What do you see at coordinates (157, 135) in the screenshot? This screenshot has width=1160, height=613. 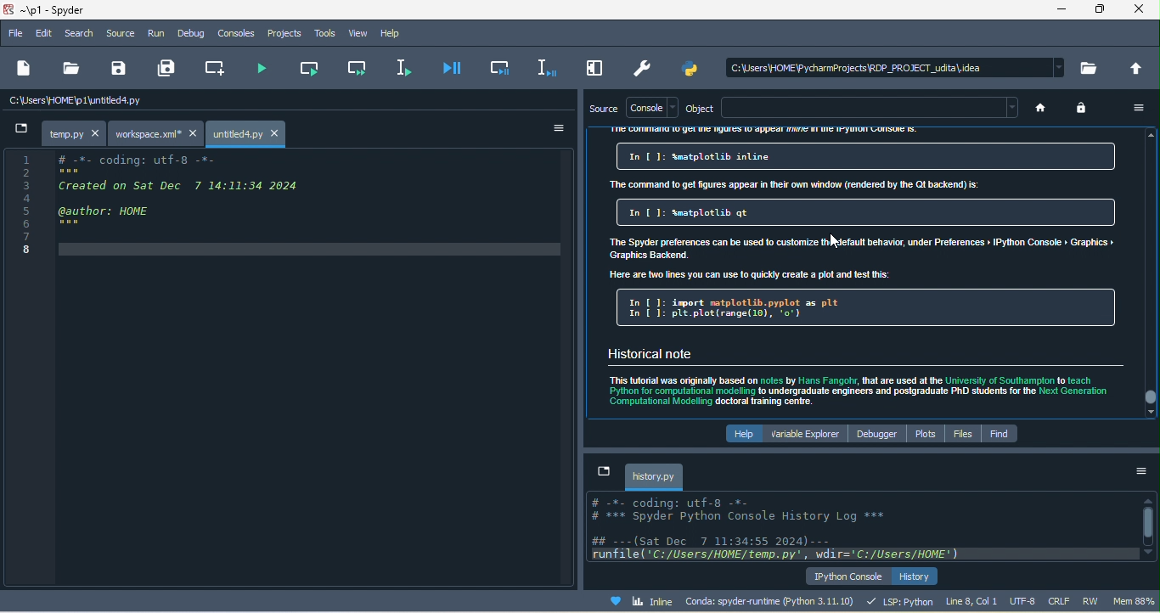 I see `workspace` at bounding box center [157, 135].